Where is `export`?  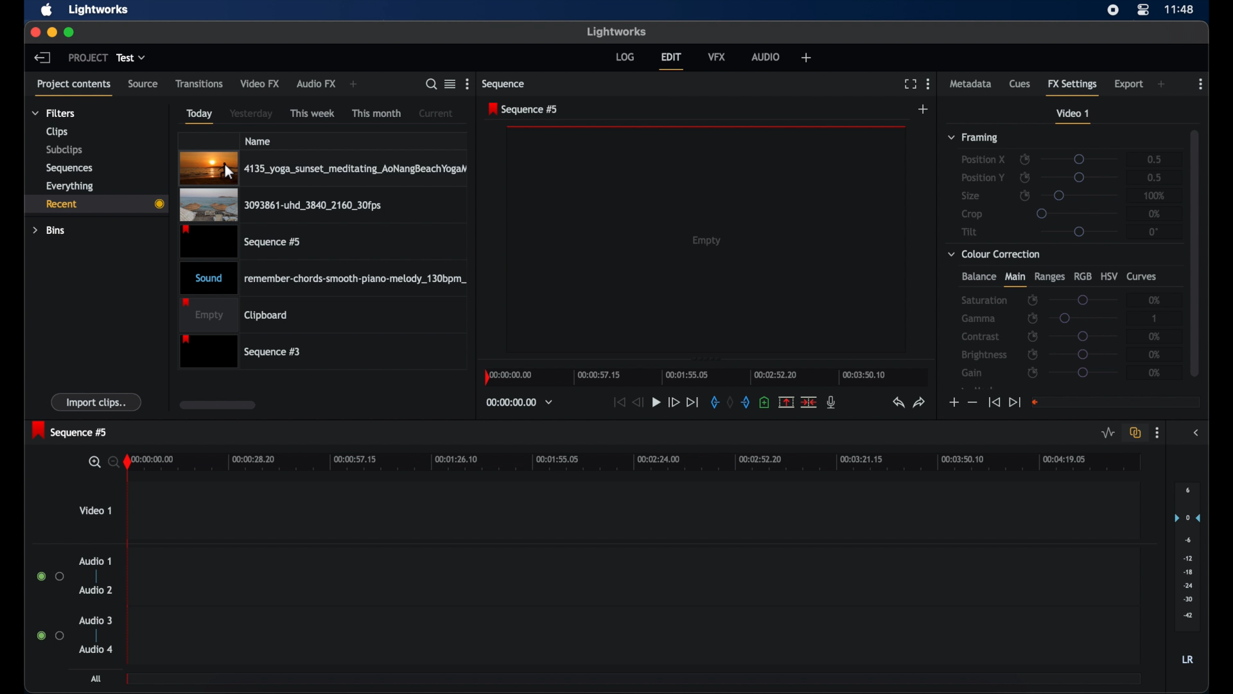
export is located at coordinates (1129, 84).